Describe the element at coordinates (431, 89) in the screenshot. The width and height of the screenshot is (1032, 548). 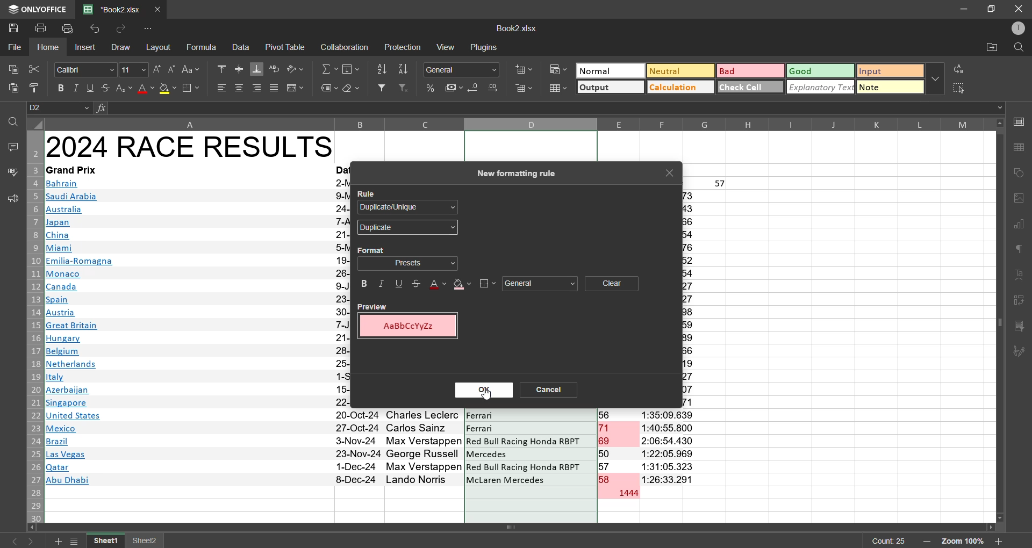
I see `percent` at that location.